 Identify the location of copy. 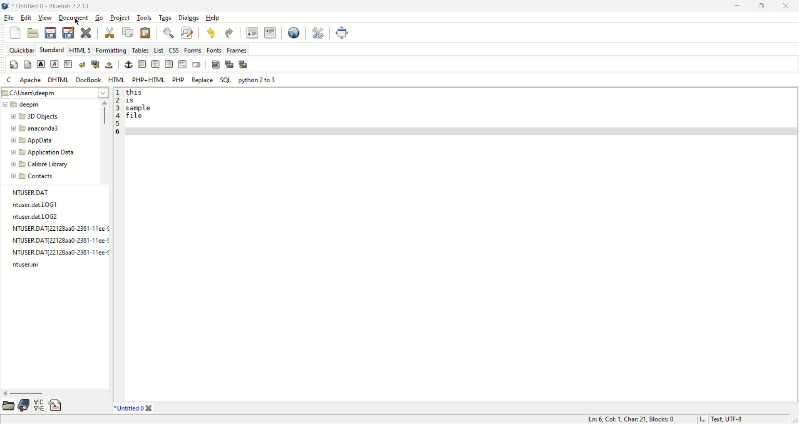
(129, 31).